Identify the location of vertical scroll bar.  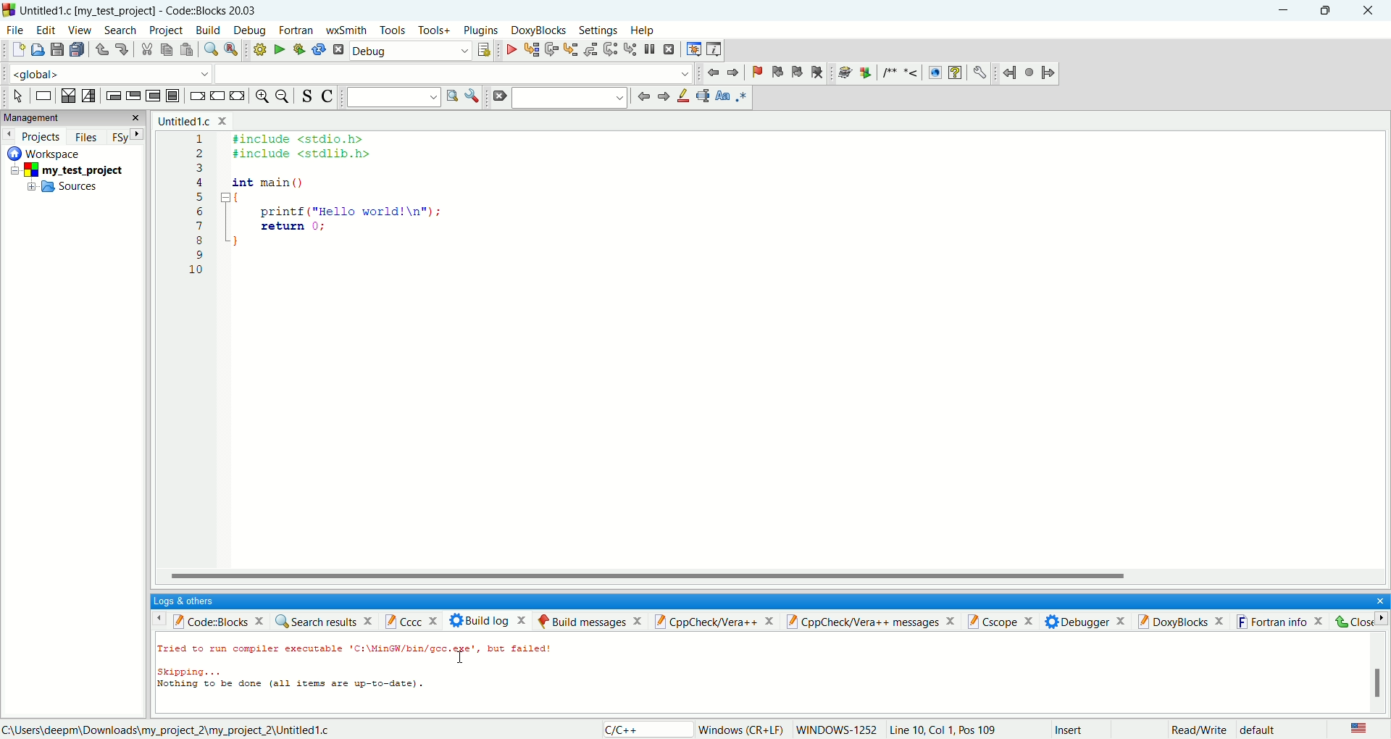
(1379, 672).